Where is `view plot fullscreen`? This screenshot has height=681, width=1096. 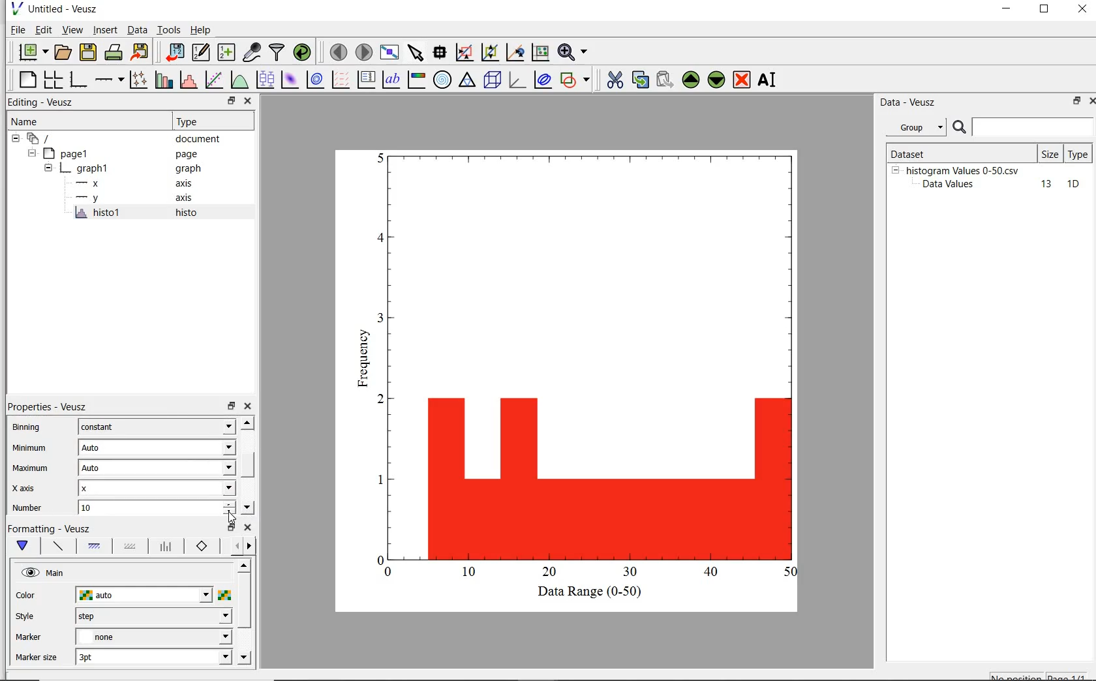 view plot fullscreen is located at coordinates (389, 51).